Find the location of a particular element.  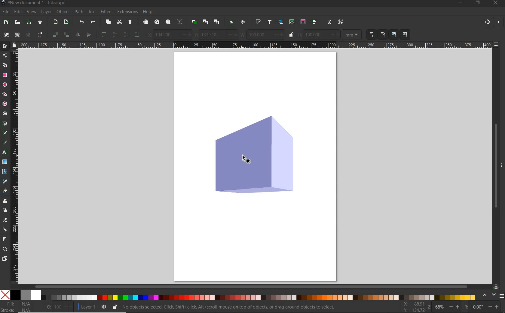

PEN TOOL is located at coordinates (4, 124).